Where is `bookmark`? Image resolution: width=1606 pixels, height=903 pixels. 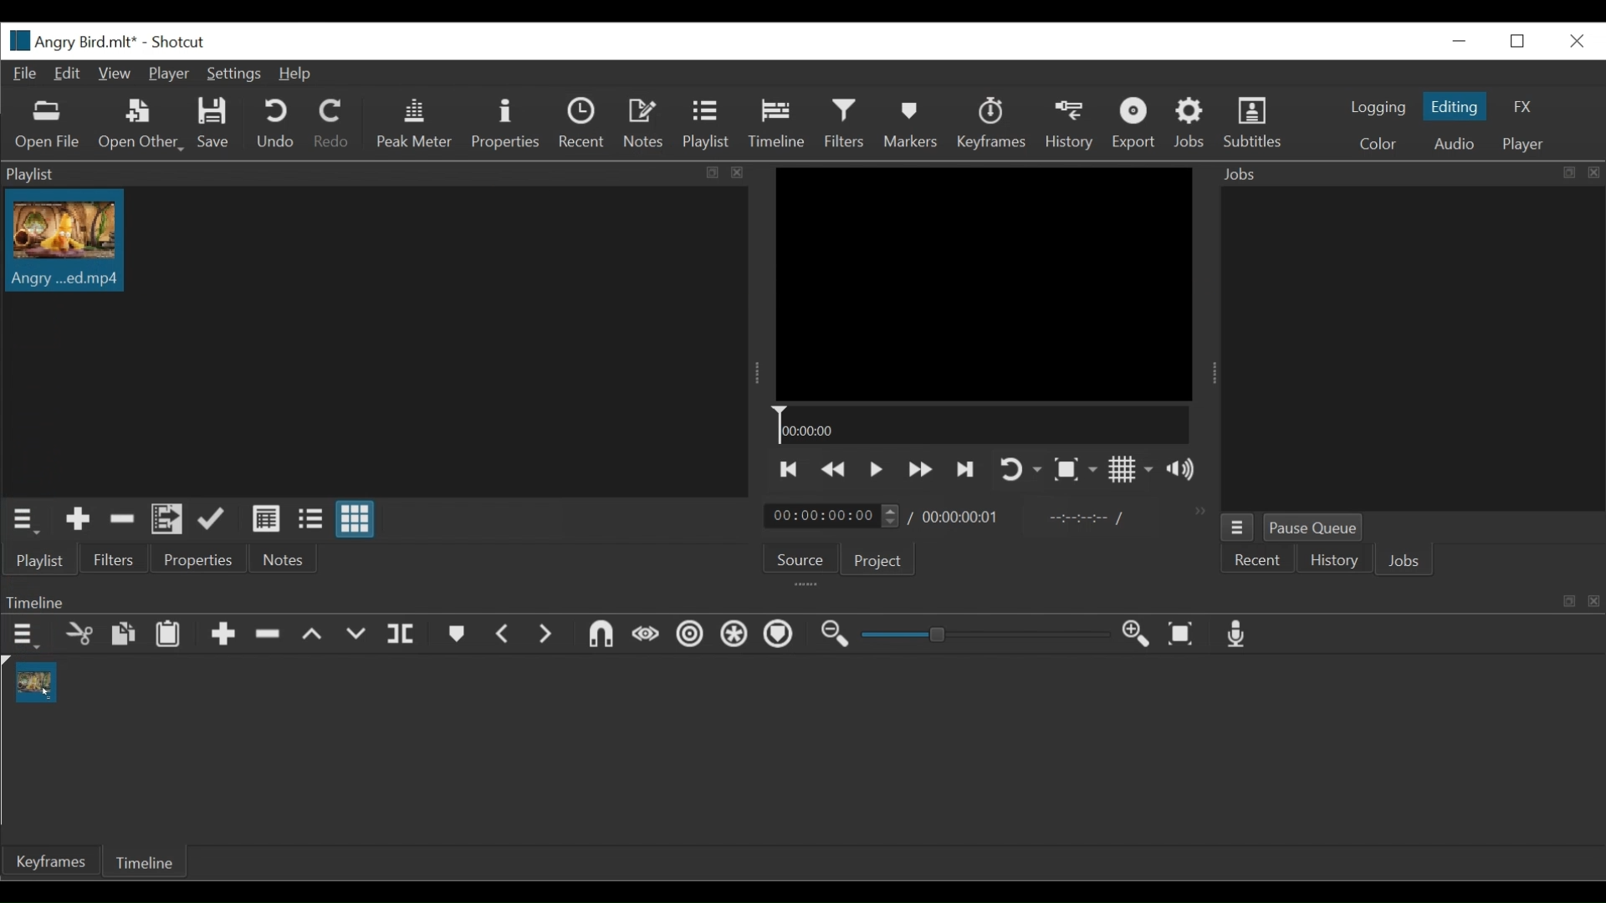
bookmark is located at coordinates (457, 636).